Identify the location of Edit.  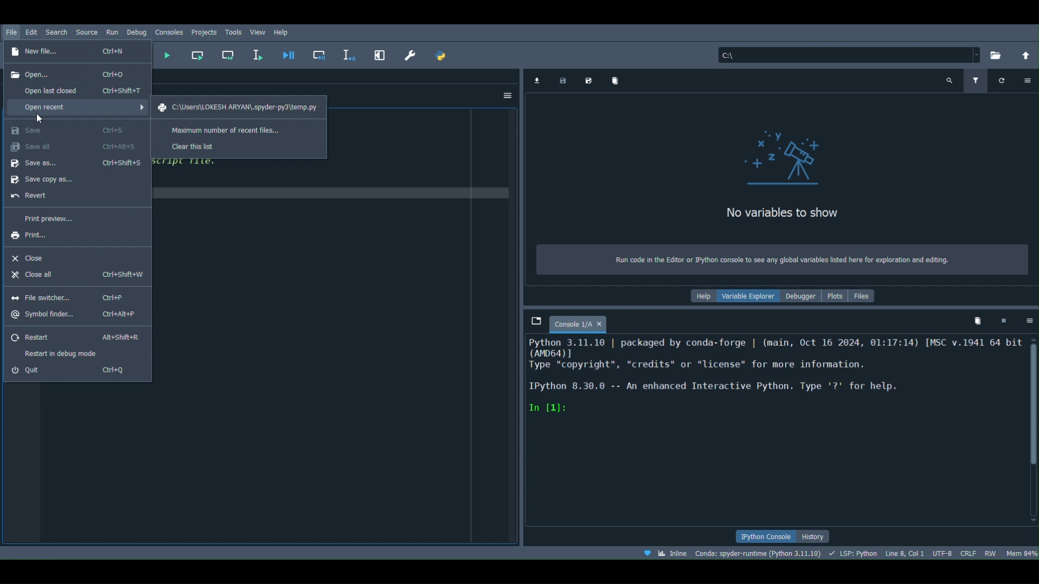
(32, 32).